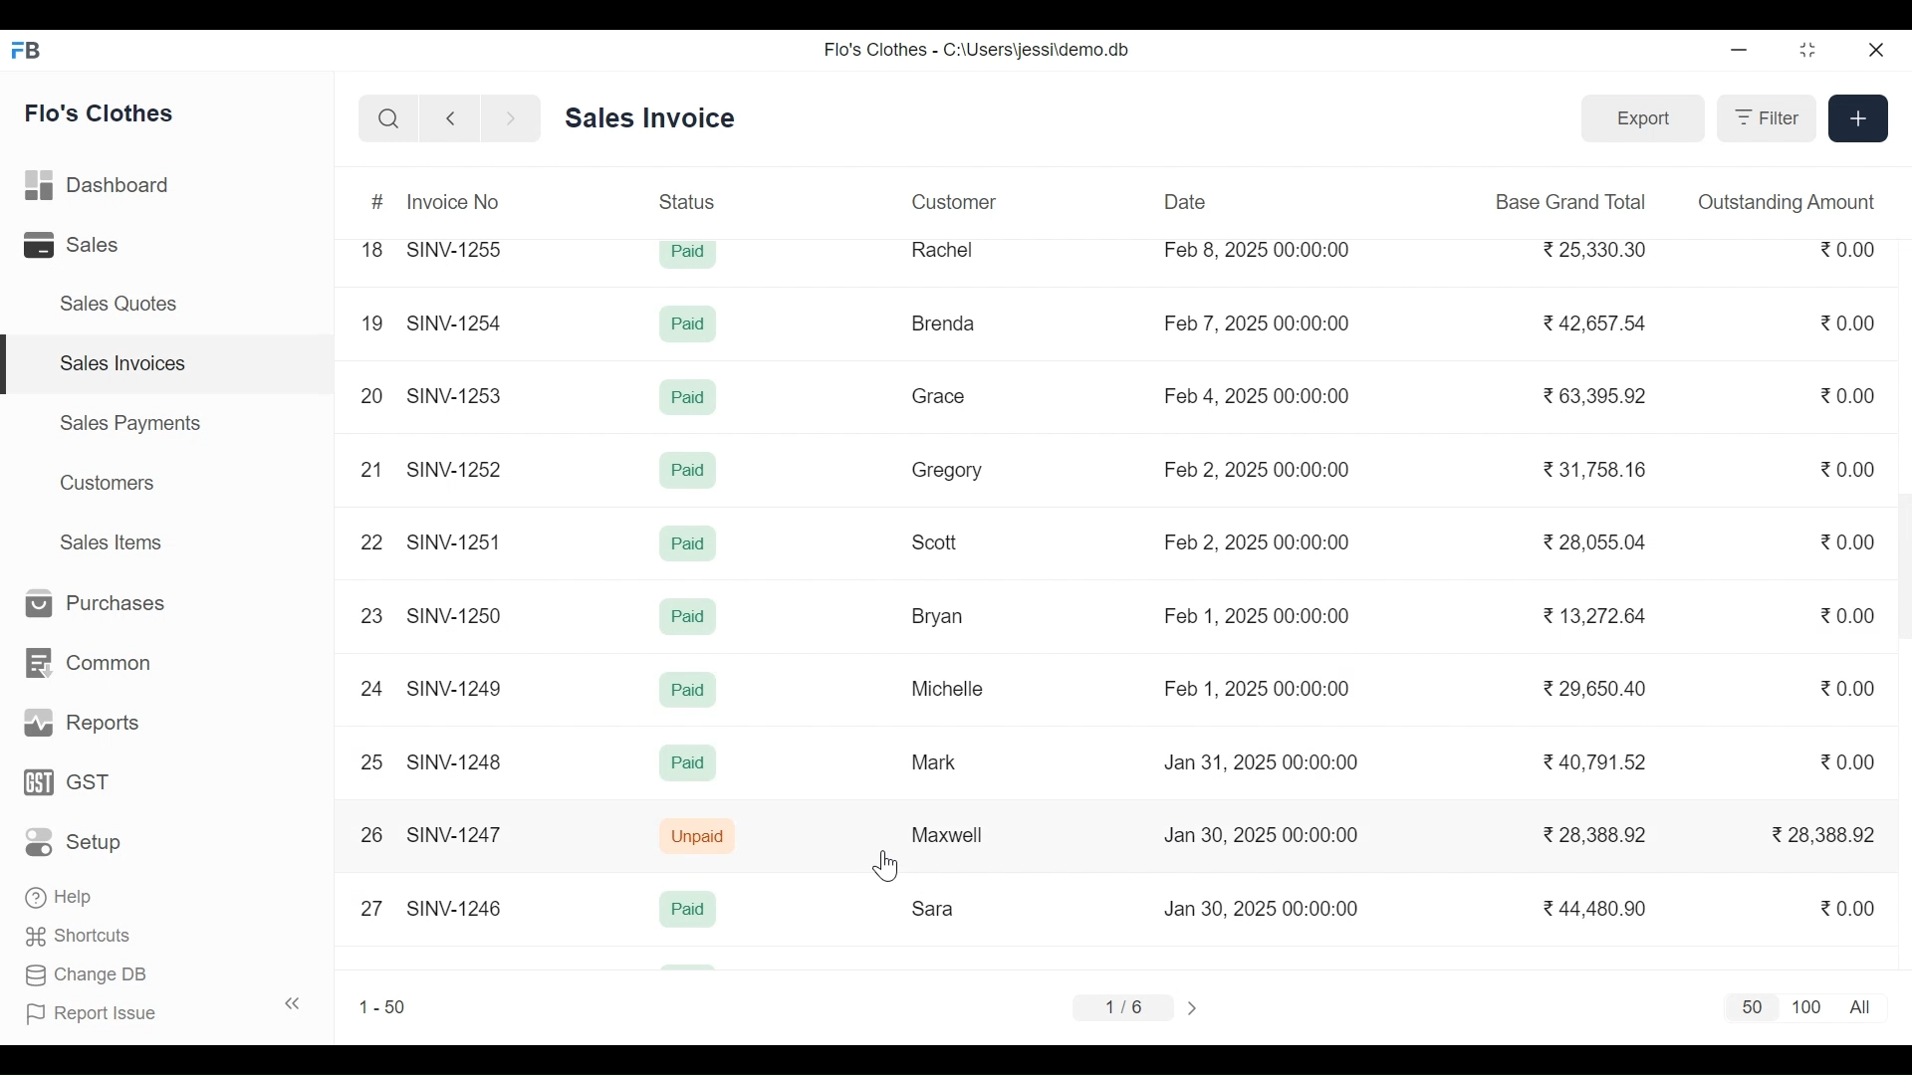  What do you see at coordinates (88, 977) in the screenshot?
I see `Change DB` at bounding box center [88, 977].